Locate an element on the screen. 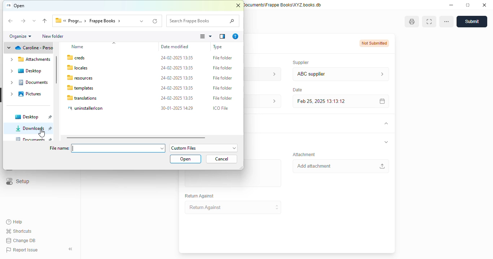 The width and height of the screenshot is (493, 259). ICO File is located at coordinates (221, 108).